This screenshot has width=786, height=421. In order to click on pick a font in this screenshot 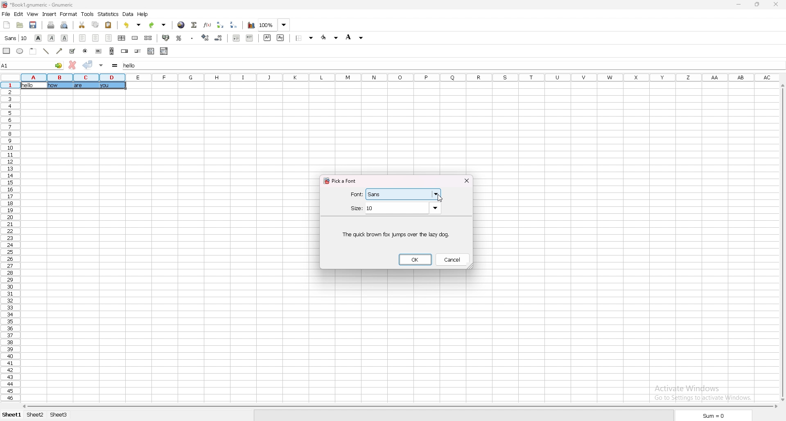, I will do `click(343, 181)`.